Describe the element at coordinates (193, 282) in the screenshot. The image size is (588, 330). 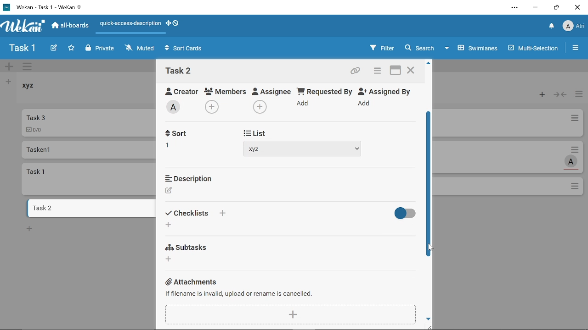
I see `Attachments` at that location.